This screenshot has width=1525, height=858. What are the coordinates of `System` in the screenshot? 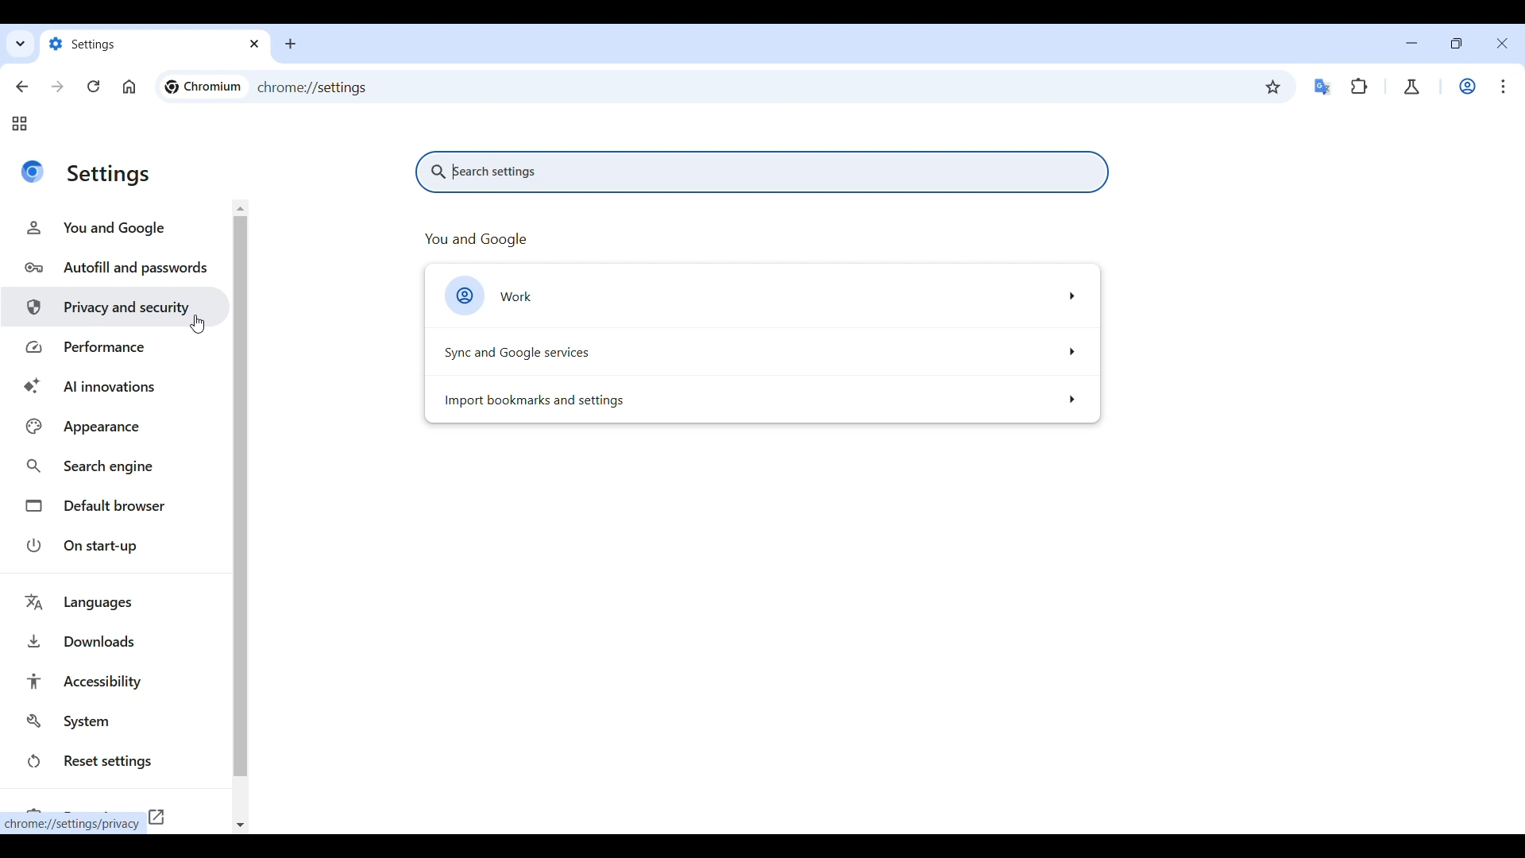 It's located at (118, 721).